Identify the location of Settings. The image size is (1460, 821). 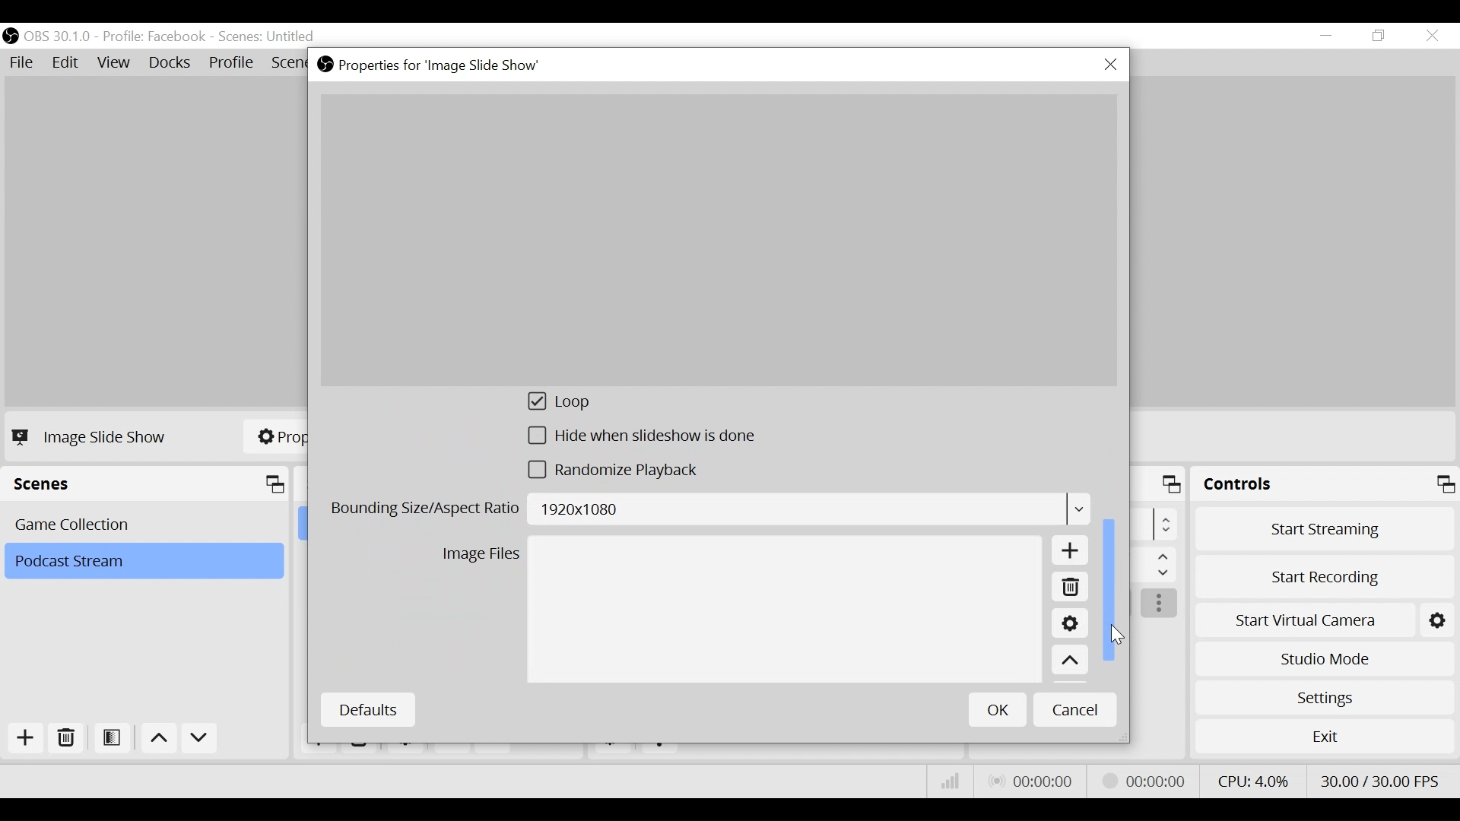
(1069, 623).